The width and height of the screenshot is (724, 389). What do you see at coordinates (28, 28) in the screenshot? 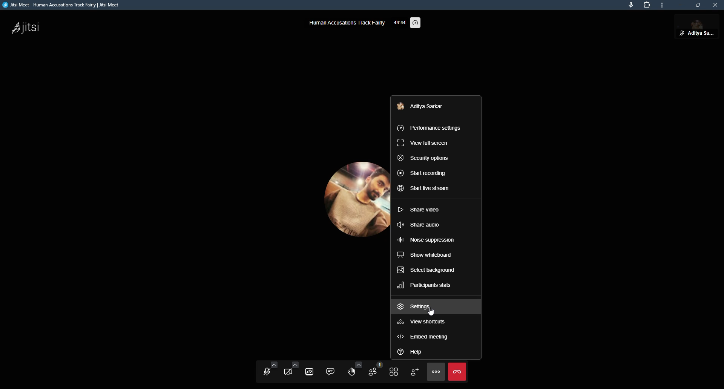
I see `jitsi` at bounding box center [28, 28].